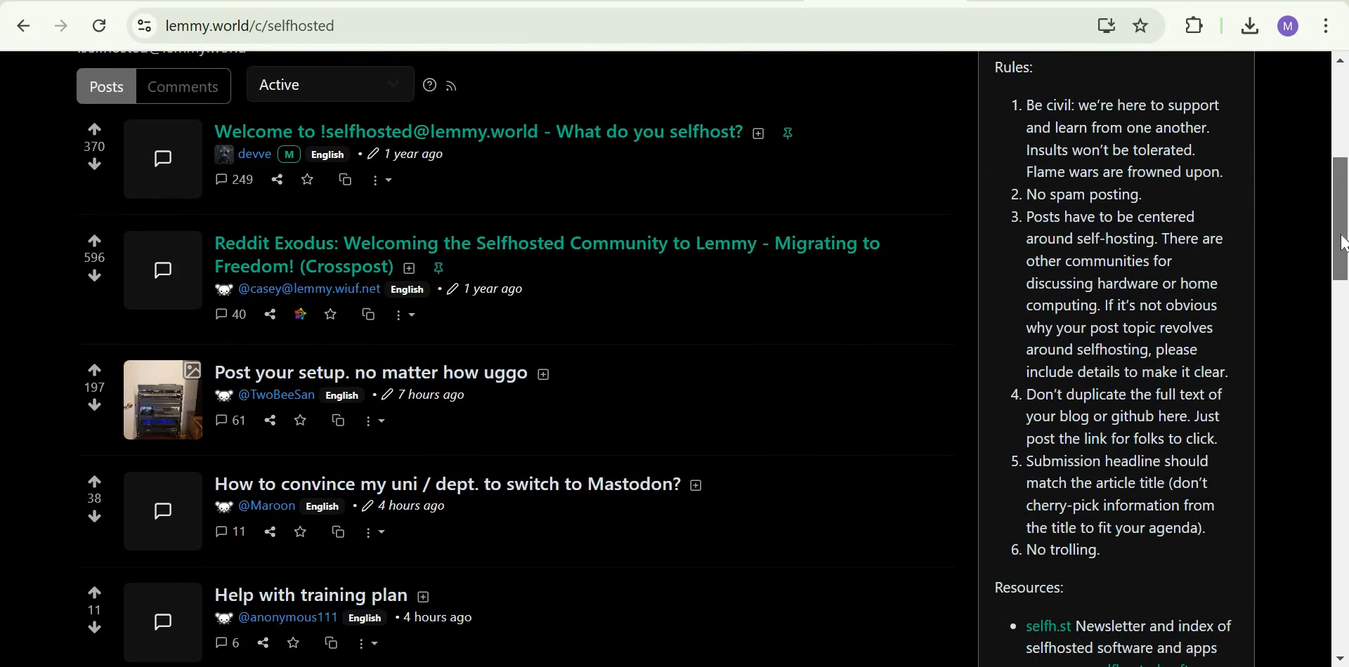 The image size is (1349, 667). What do you see at coordinates (61, 25) in the screenshot?
I see `Click ti go forward, hold to see history` at bounding box center [61, 25].